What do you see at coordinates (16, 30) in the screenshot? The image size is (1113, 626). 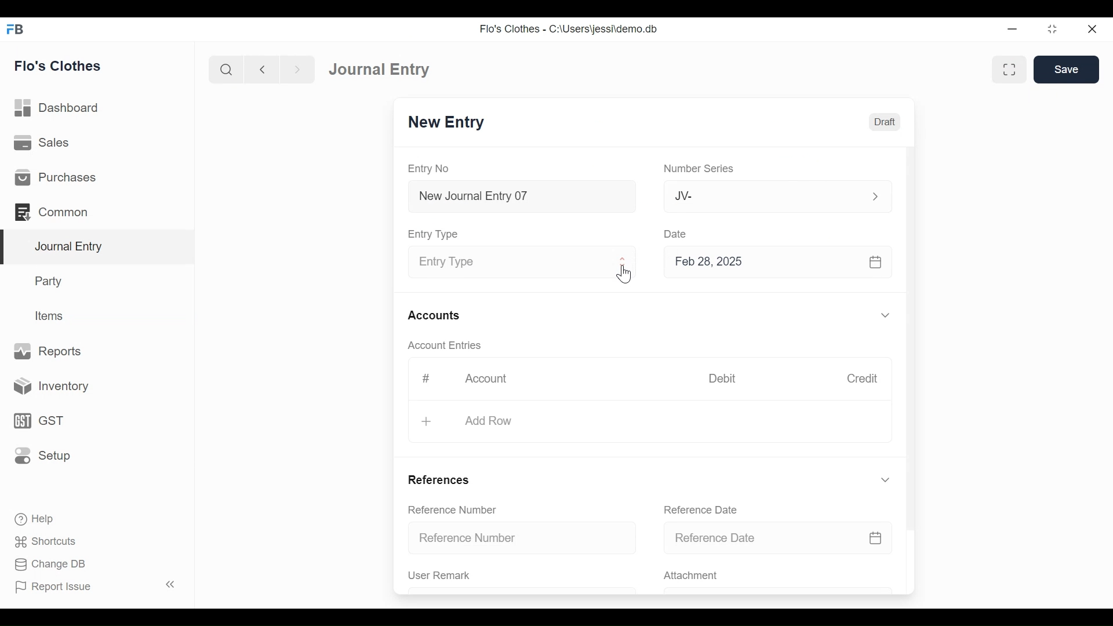 I see `Frappe Books Desktop Icon` at bounding box center [16, 30].